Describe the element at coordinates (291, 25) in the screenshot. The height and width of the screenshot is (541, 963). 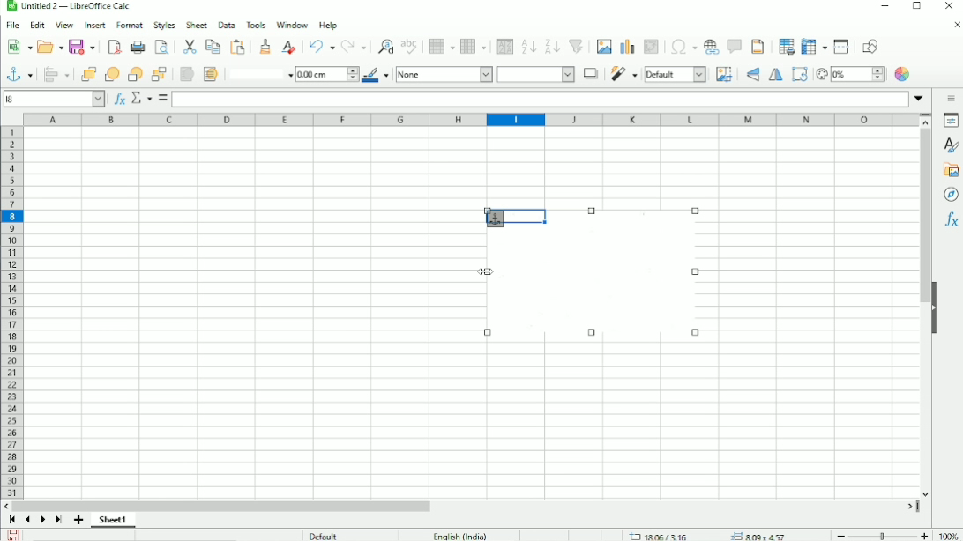
I see `Window` at that location.